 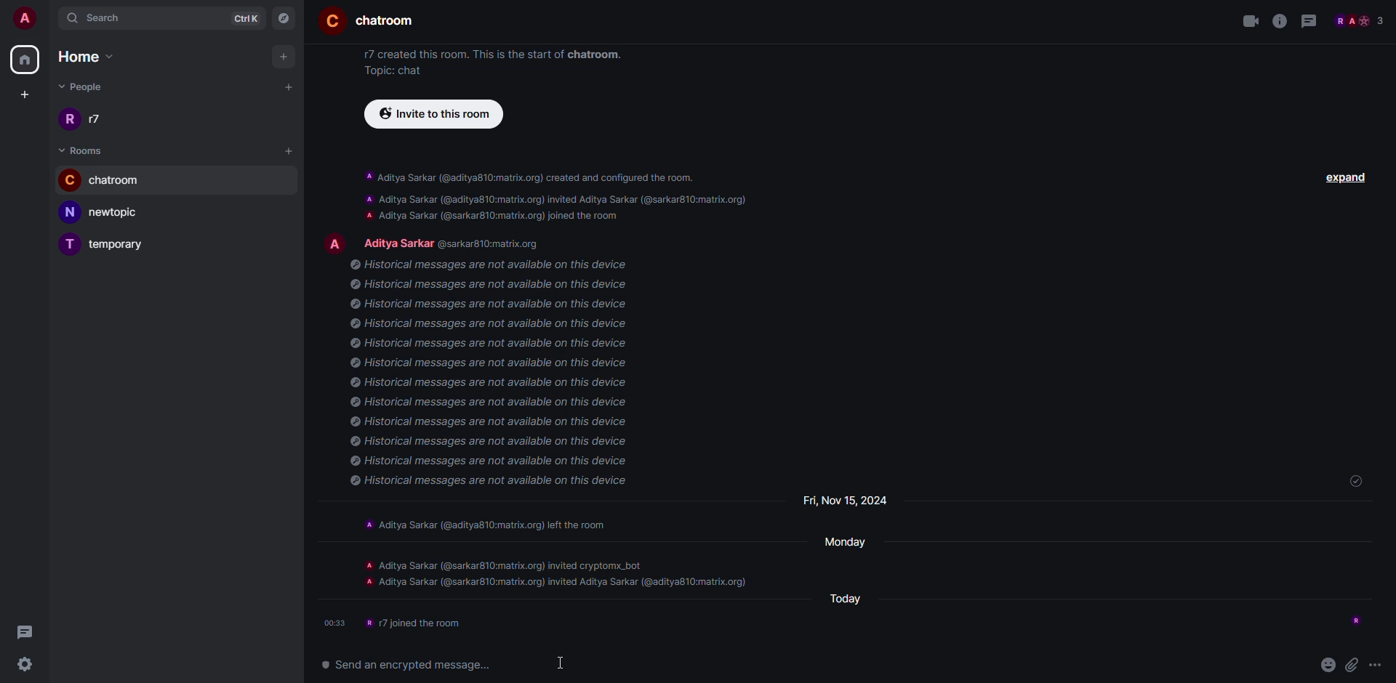 I want to click on bell, so click(x=289, y=179).